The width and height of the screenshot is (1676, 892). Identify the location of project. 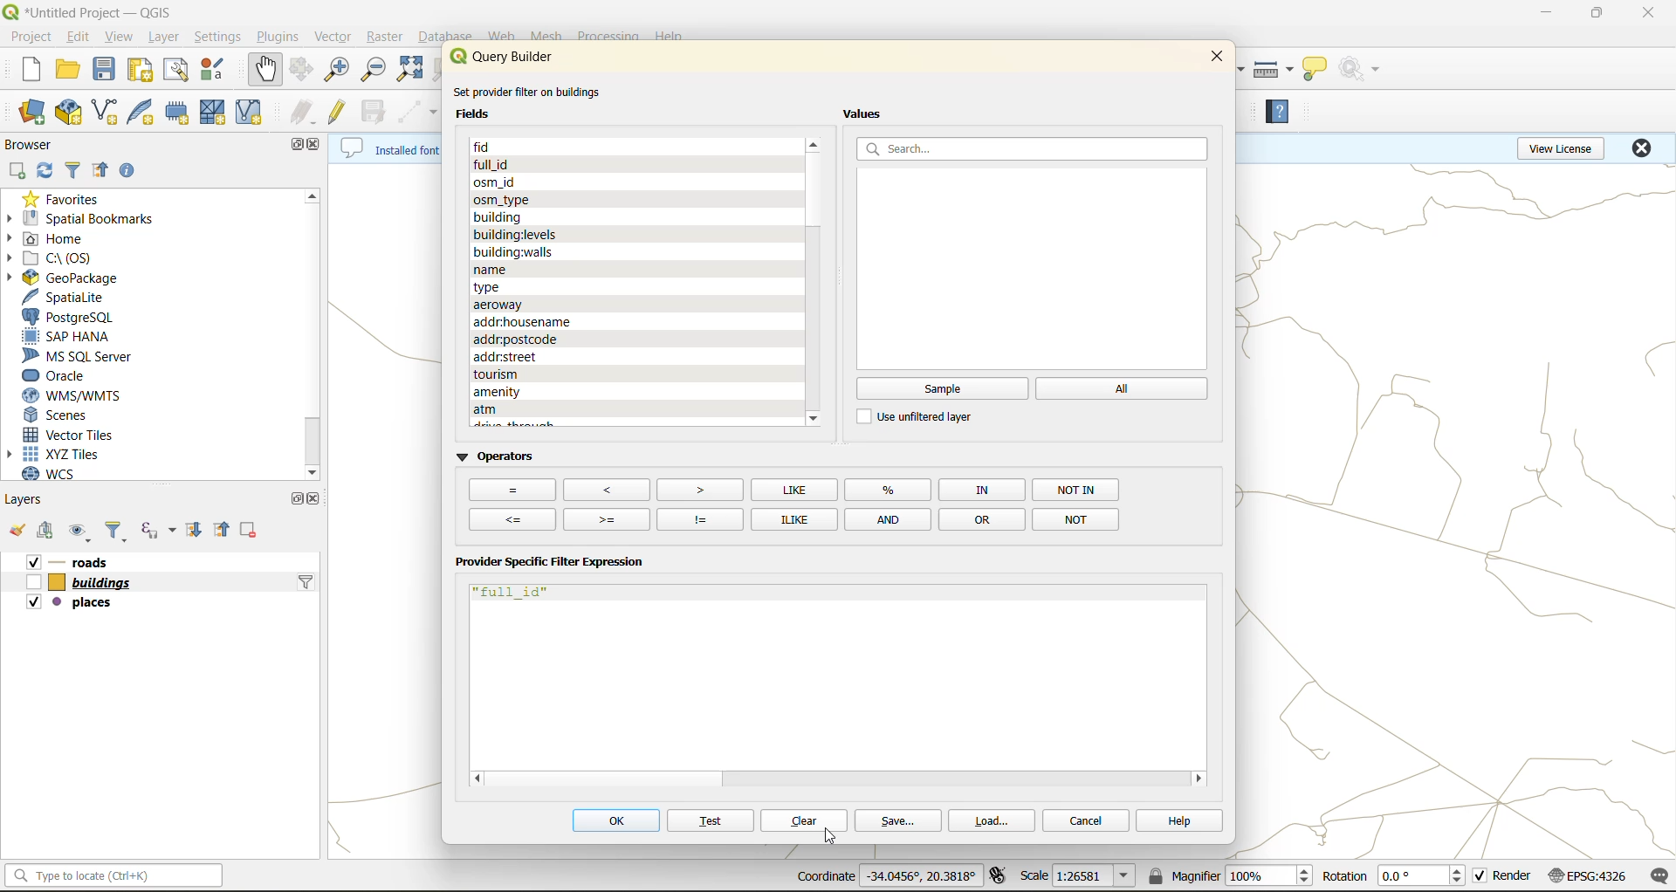
(31, 38).